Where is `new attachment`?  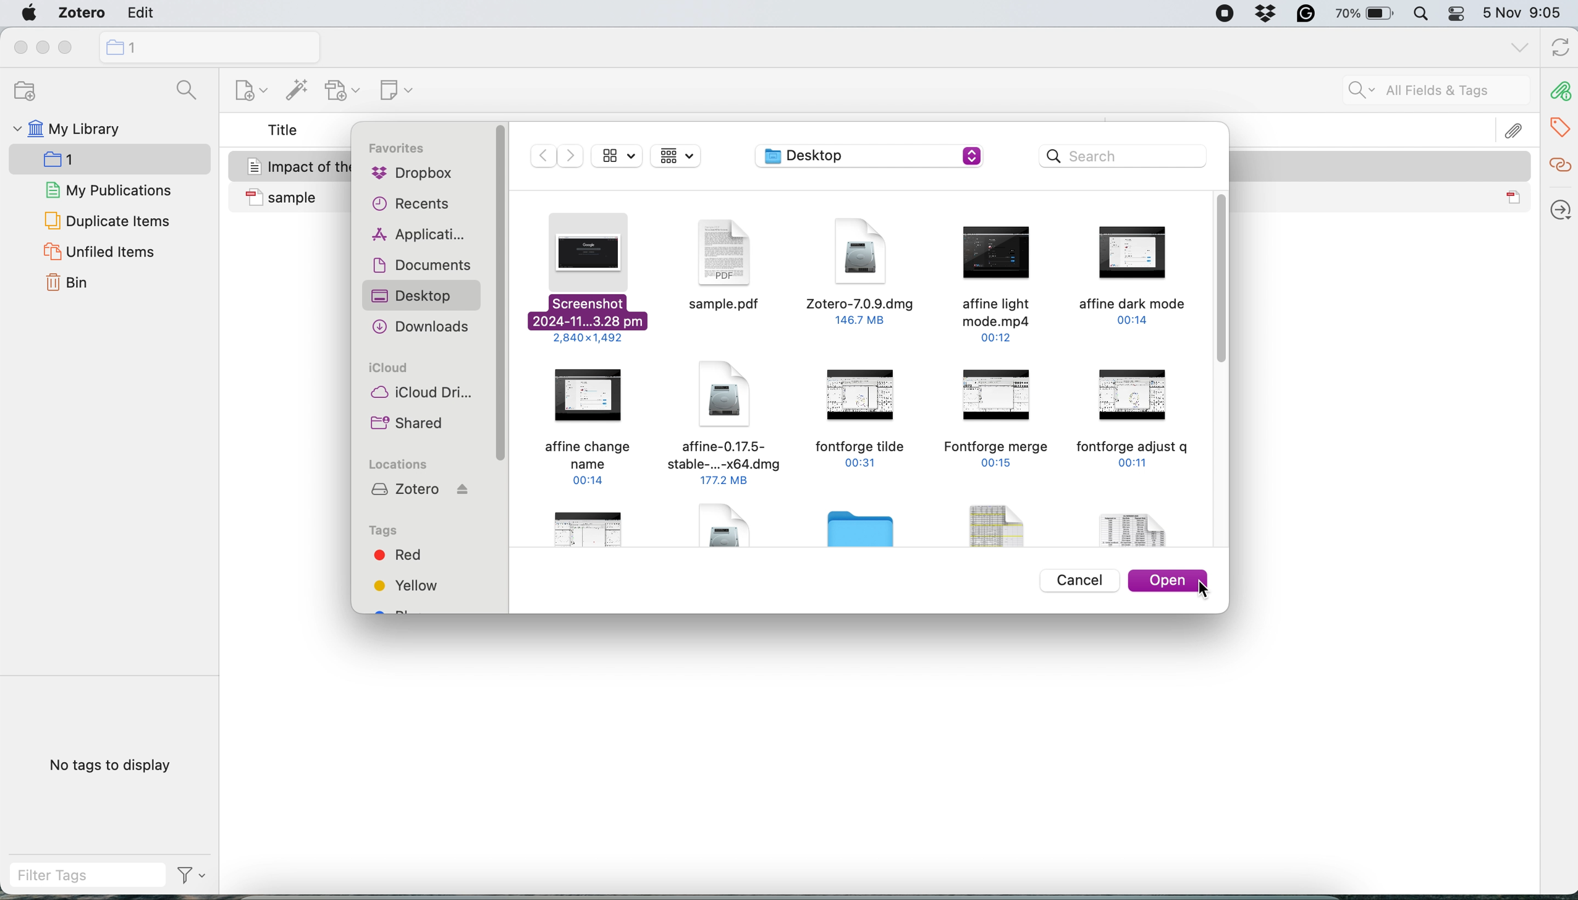 new attachment is located at coordinates (345, 90).